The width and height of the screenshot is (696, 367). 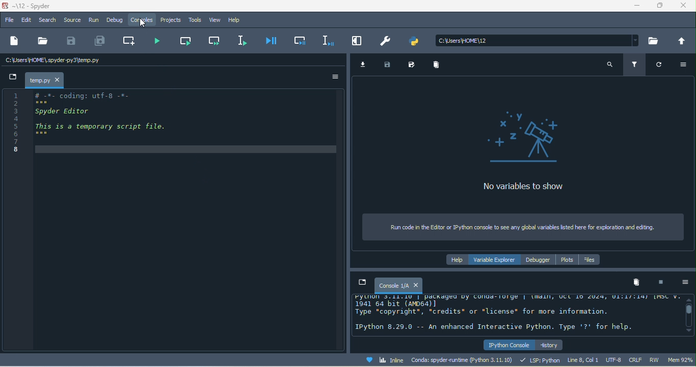 I want to click on preference, so click(x=387, y=41).